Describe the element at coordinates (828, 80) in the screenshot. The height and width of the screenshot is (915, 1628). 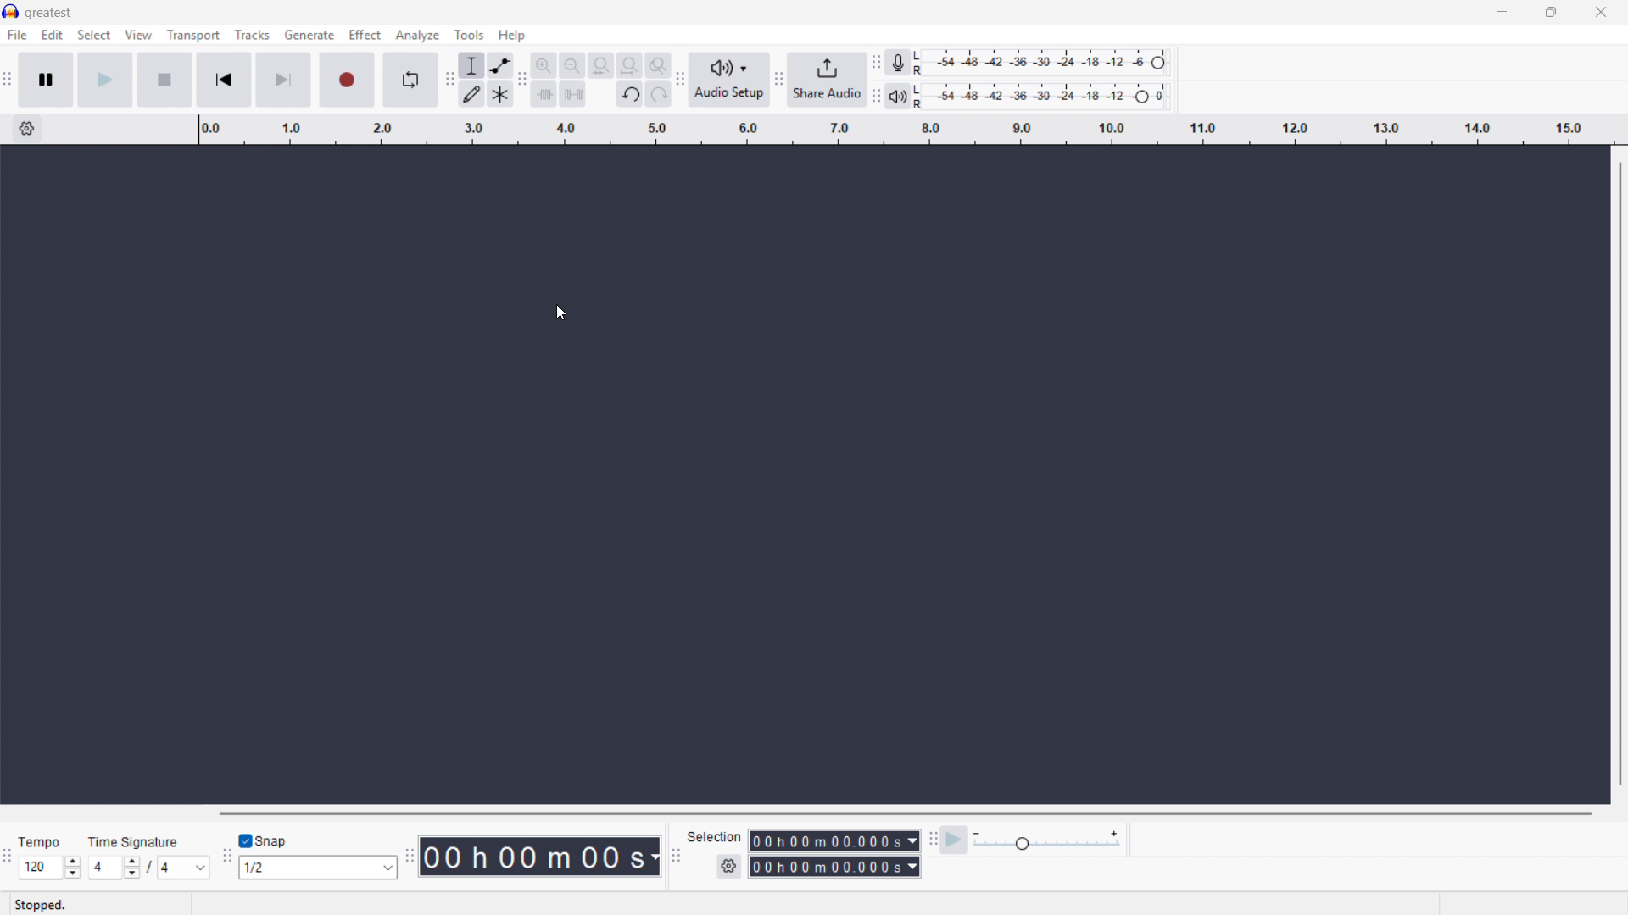
I see `share audio` at that location.